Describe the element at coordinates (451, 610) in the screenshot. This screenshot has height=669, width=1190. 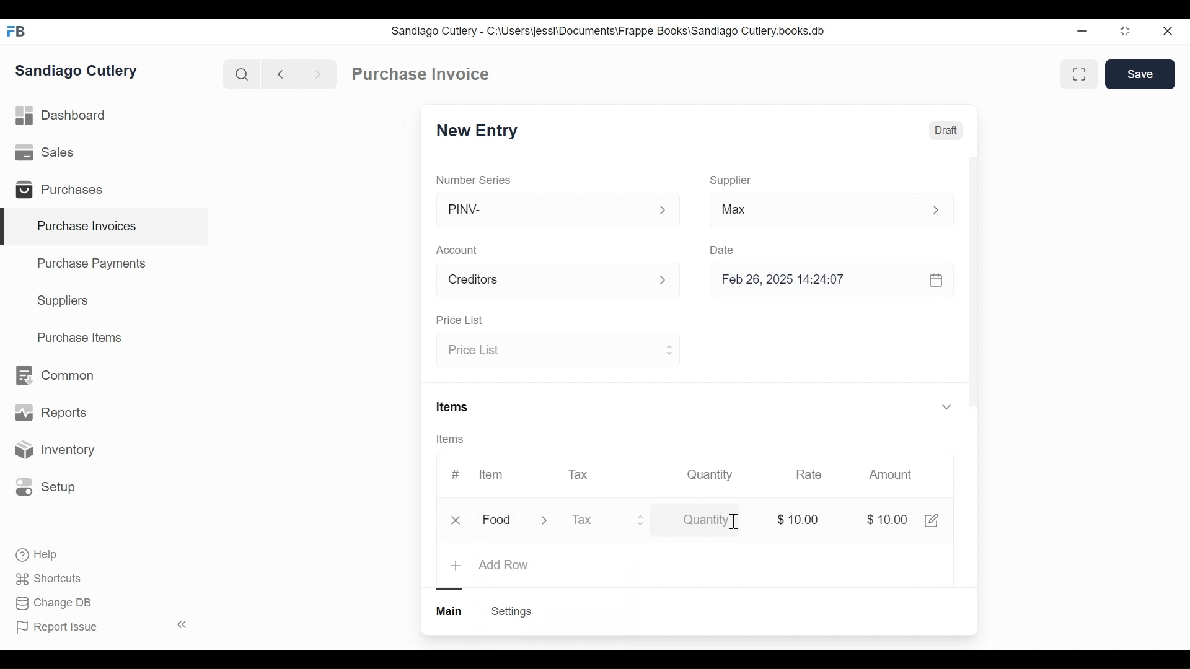
I see `Main` at that location.